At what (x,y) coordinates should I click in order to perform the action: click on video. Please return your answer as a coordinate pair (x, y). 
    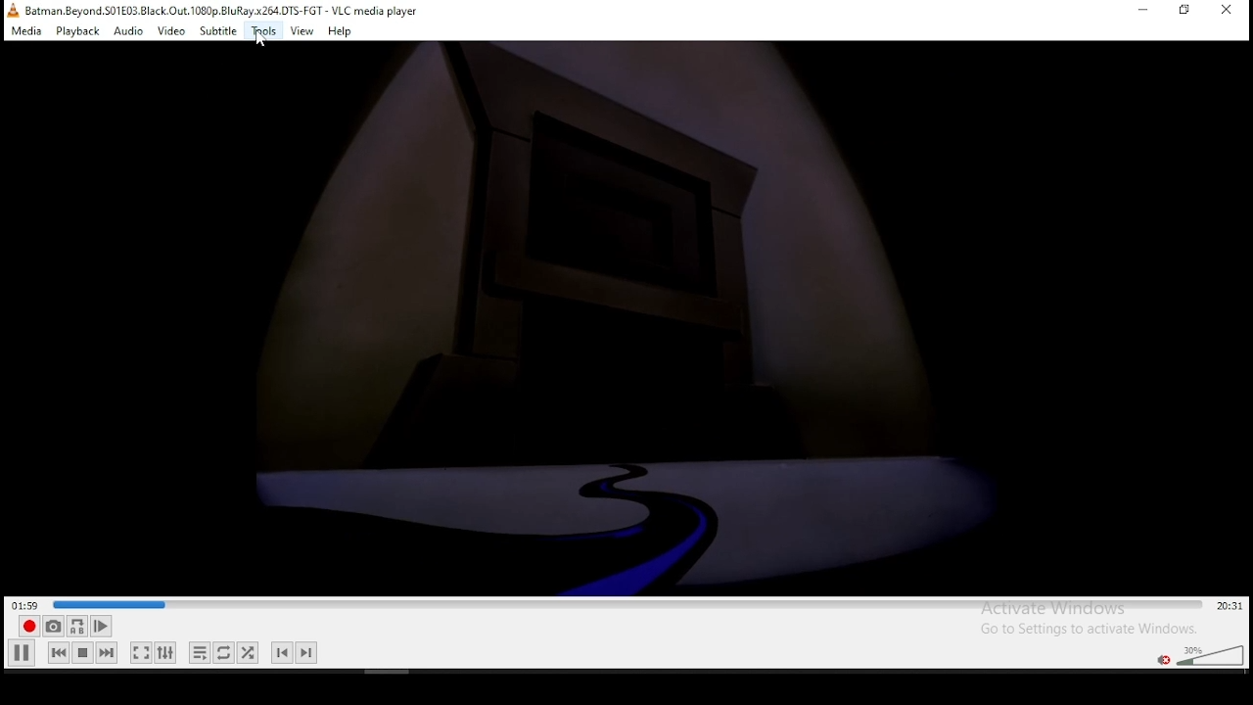
    Looking at the image, I should click on (170, 31).